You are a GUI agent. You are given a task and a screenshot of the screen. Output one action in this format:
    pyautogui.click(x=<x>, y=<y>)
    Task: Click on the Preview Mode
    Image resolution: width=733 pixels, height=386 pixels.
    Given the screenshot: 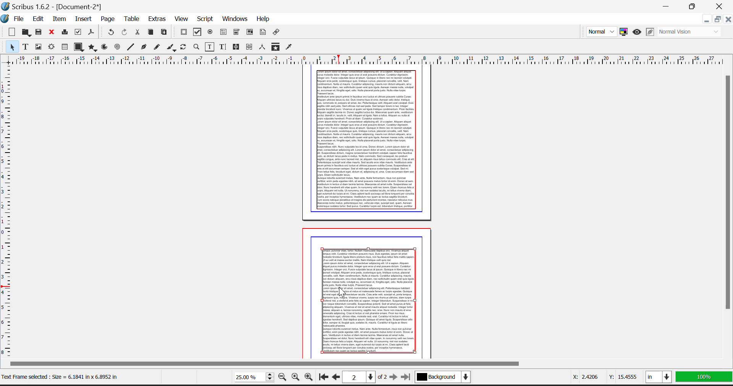 What is the action you would take?
    pyautogui.click(x=636, y=32)
    